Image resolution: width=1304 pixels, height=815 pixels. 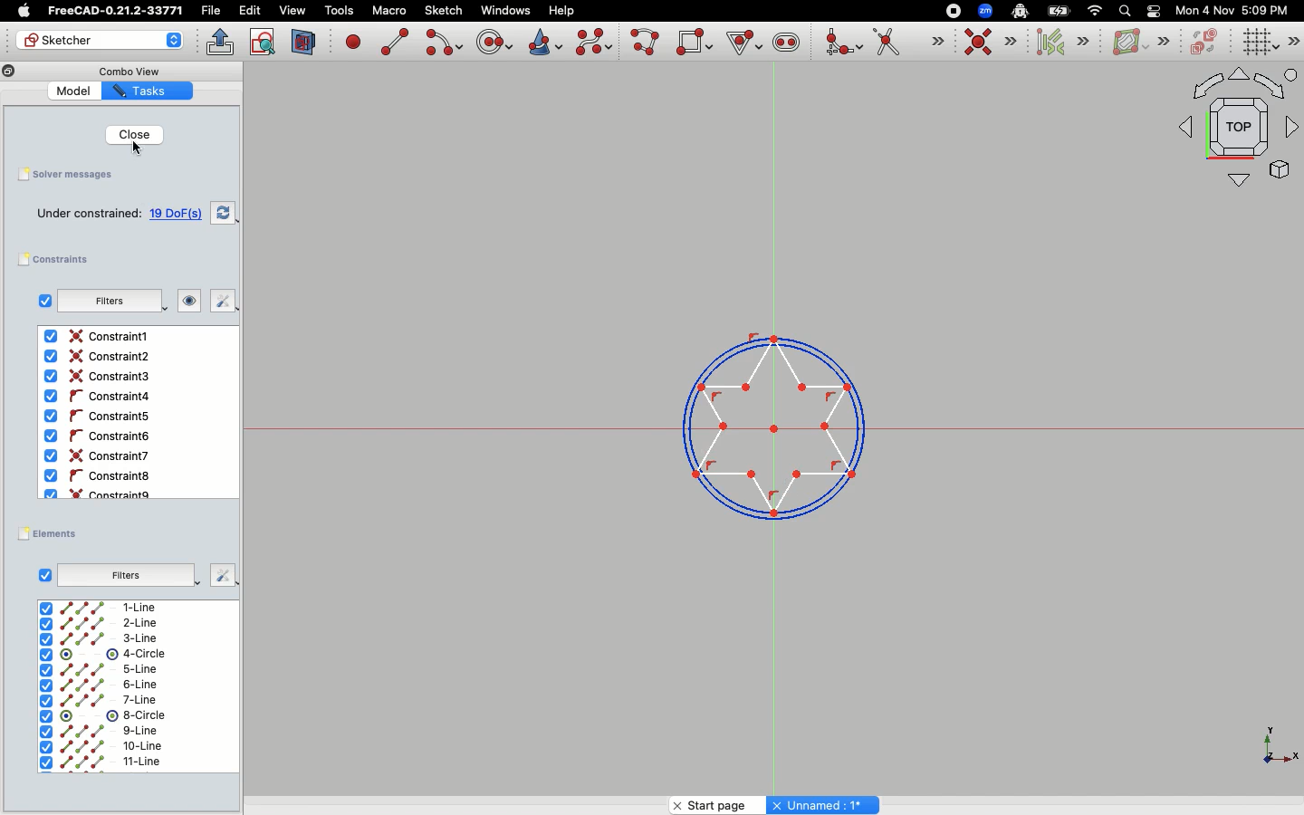 I want to click on Network, so click(x=1096, y=11).